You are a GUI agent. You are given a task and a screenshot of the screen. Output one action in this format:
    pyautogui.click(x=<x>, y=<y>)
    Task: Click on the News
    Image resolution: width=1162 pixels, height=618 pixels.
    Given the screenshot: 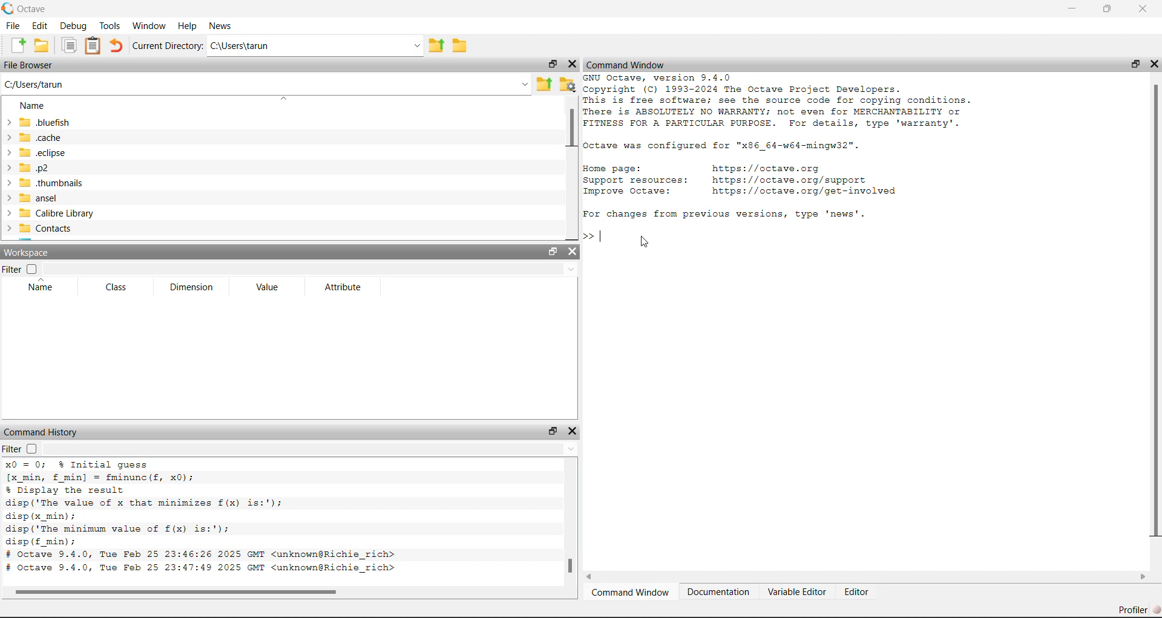 What is the action you would take?
    pyautogui.click(x=222, y=25)
    